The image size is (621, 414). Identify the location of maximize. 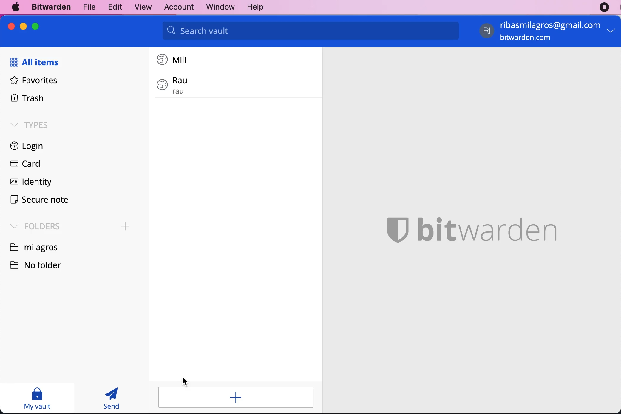
(35, 26).